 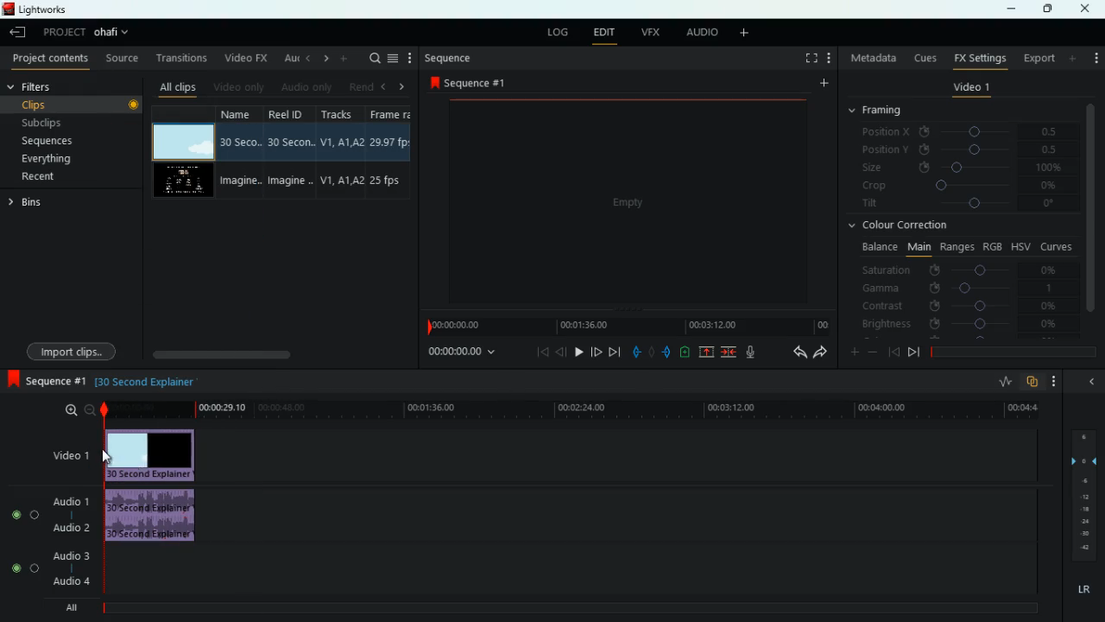 I want to click on timeline, so click(x=1010, y=350).